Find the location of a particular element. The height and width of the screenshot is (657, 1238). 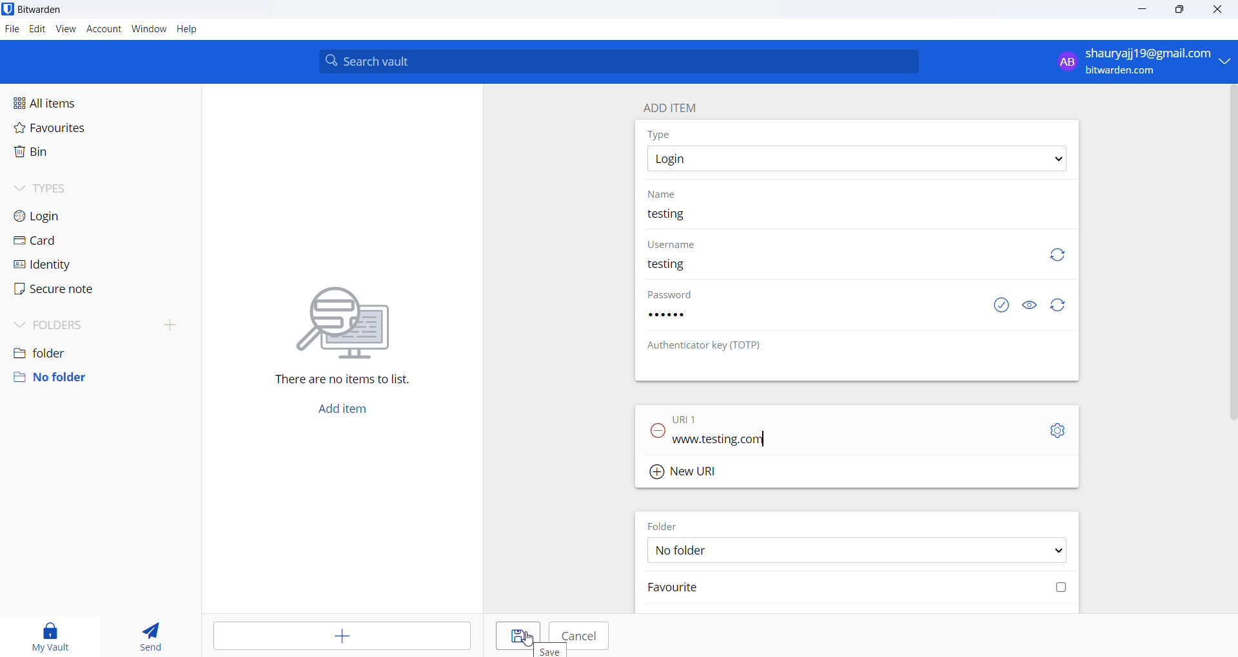

add button is located at coordinates (341, 411).